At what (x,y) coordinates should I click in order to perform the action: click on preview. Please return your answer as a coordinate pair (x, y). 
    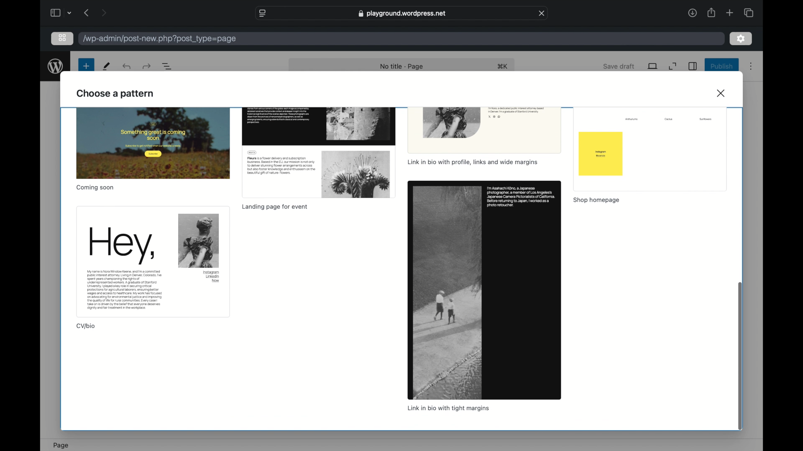
    Looking at the image, I should click on (153, 143).